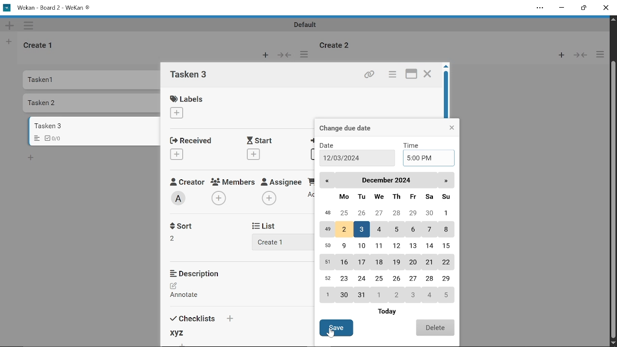 The image size is (617, 347). Describe the element at coordinates (30, 158) in the screenshot. I see `Add card bottom to the list` at that location.